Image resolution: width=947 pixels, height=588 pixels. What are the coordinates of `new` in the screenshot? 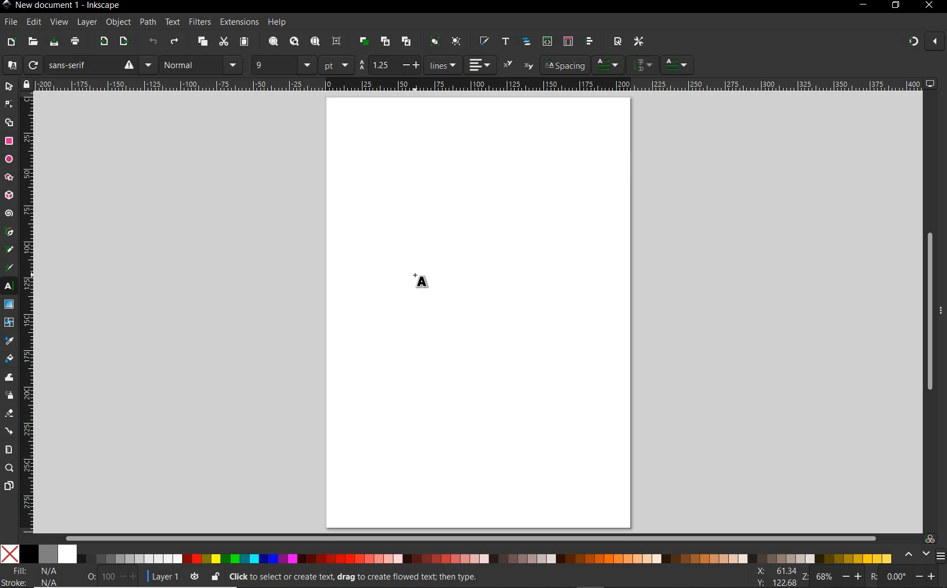 It's located at (11, 42).